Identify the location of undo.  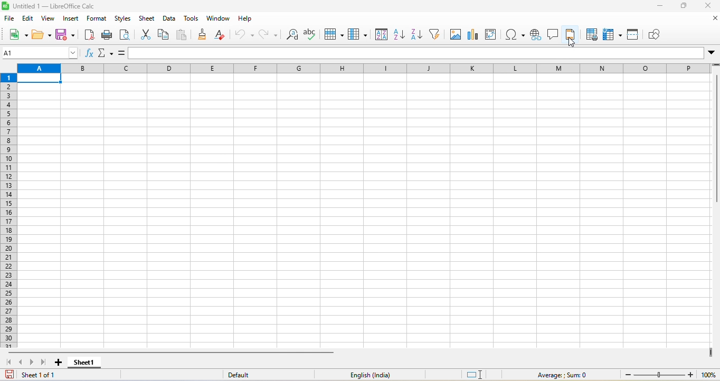
(243, 34).